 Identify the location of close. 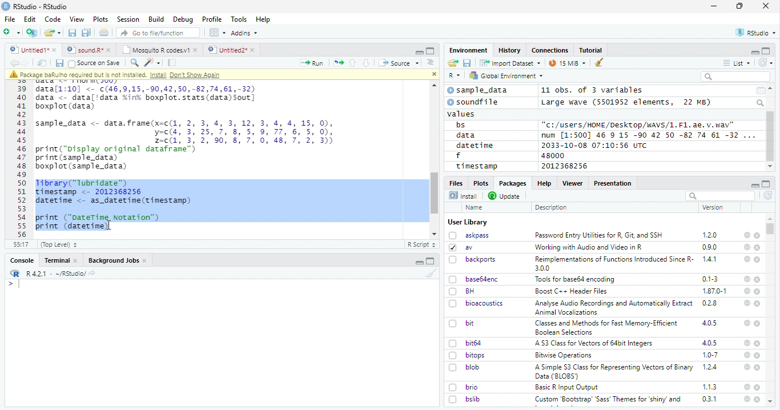
(758, 356).